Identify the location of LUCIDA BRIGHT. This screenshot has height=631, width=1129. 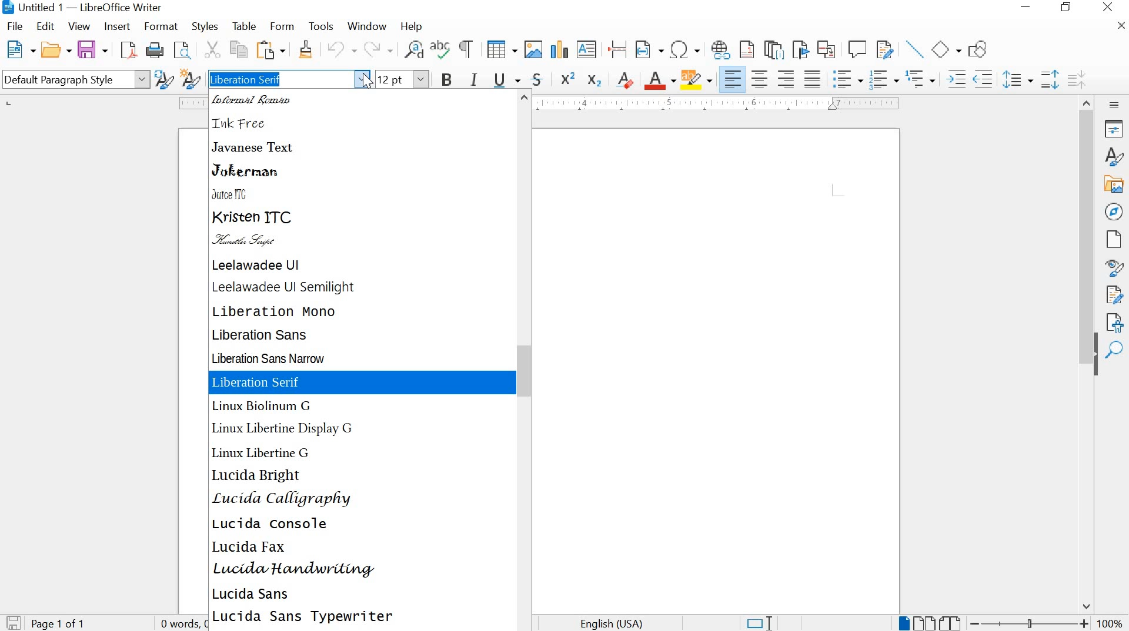
(256, 474).